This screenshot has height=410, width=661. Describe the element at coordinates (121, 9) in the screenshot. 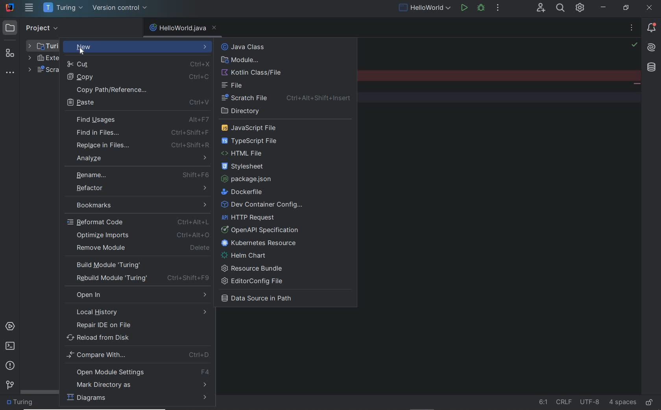

I see `version control` at that location.